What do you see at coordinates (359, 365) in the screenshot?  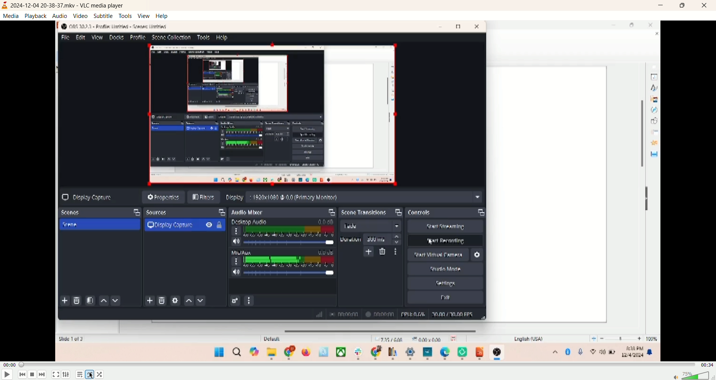 I see `progress bar` at bounding box center [359, 365].